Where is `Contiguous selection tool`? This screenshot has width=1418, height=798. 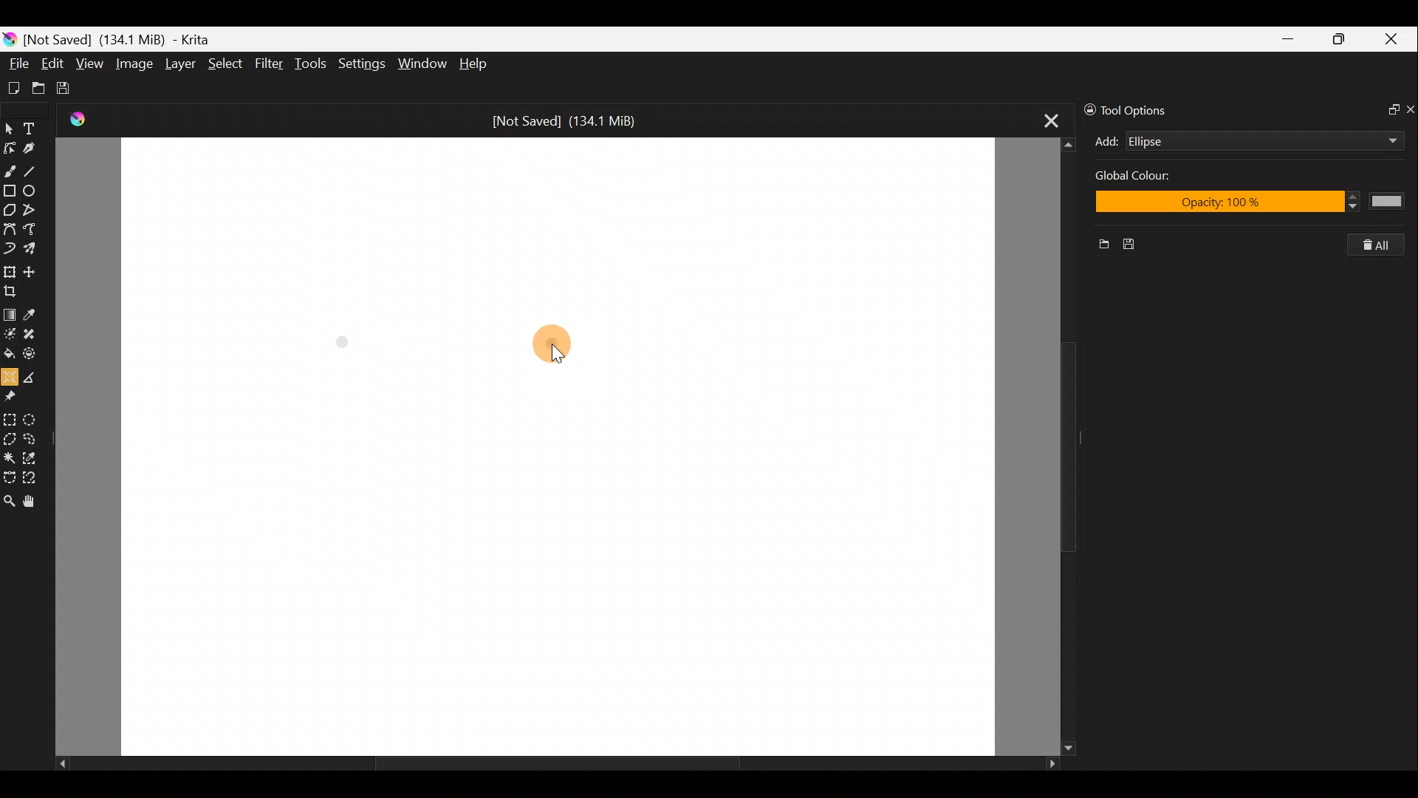
Contiguous selection tool is located at coordinates (10, 456).